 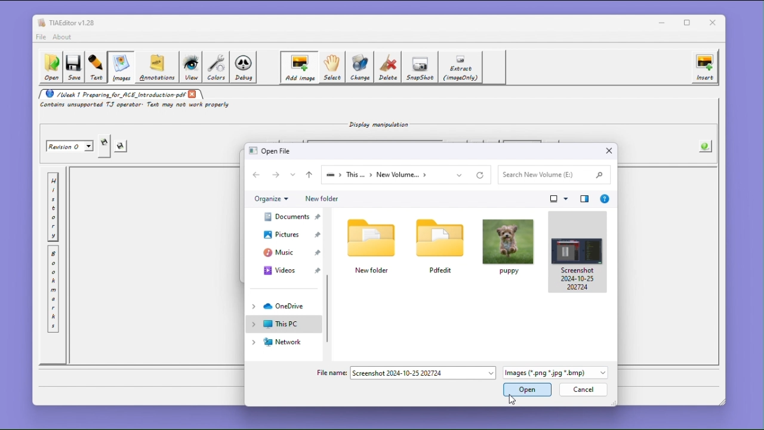 I want to click on Screenshot 2024-10-25 202724, so click(x=423, y=373).